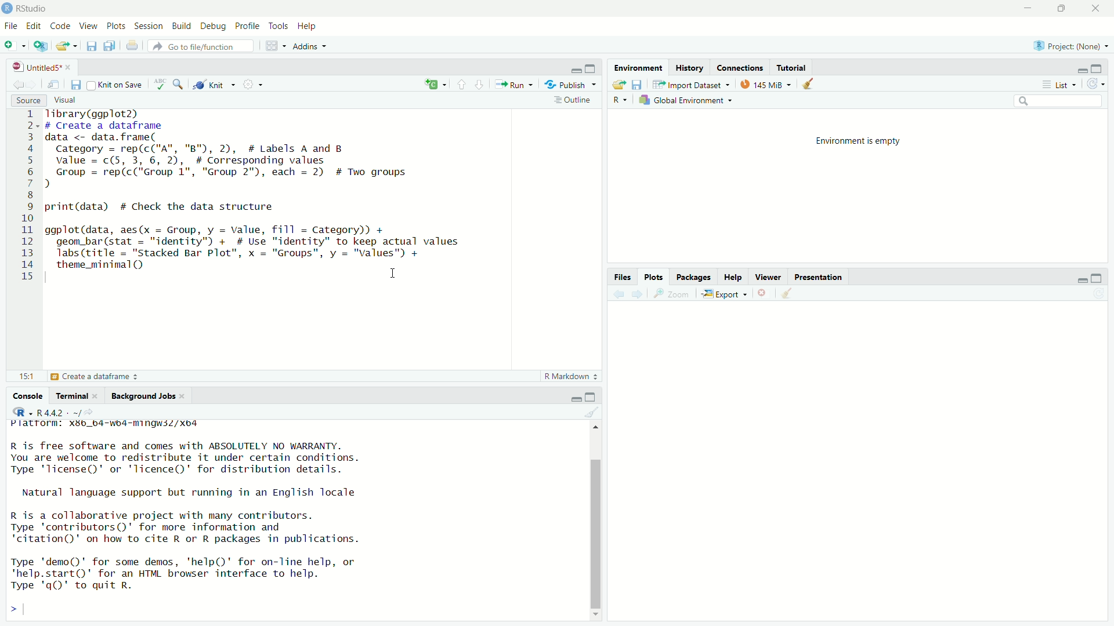 The width and height of the screenshot is (1114, 626). I want to click on Files, so click(623, 275).